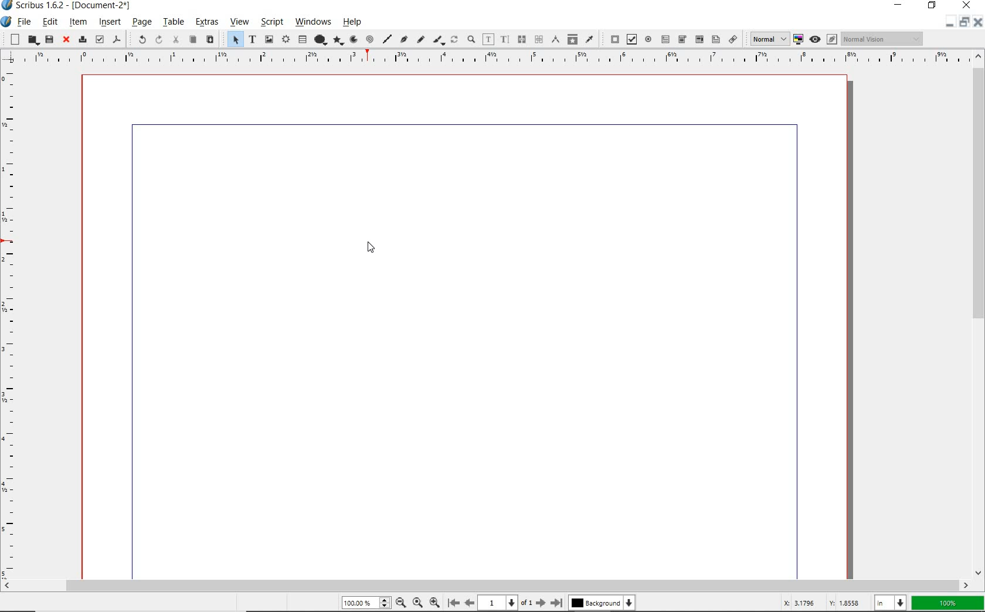 Image resolution: width=985 pixels, height=612 pixels. What do you see at coordinates (373, 252) in the screenshot?
I see `cursor` at bounding box center [373, 252].